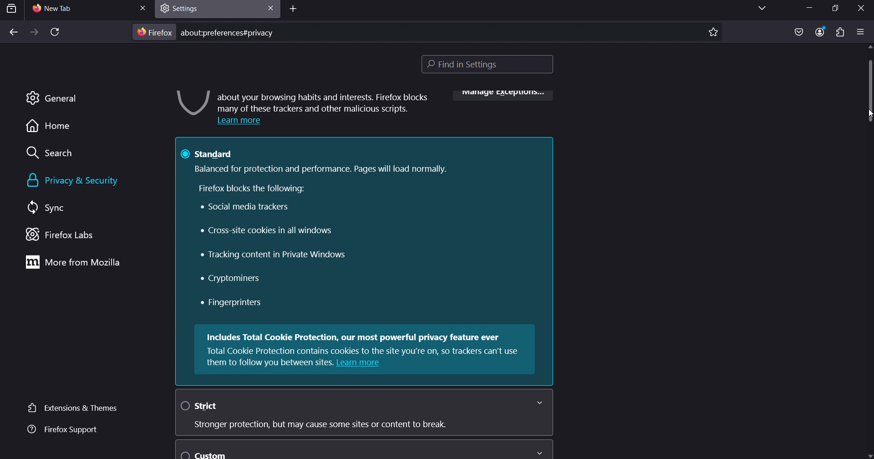 The width and height of the screenshot is (874, 459). What do you see at coordinates (143, 7) in the screenshot?
I see `close` at bounding box center [143, 7].